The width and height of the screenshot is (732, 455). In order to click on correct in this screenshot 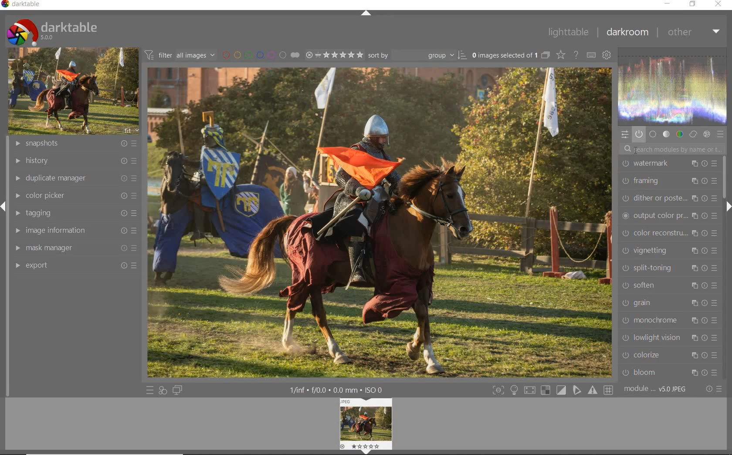, I will do `click(694, 134)`.